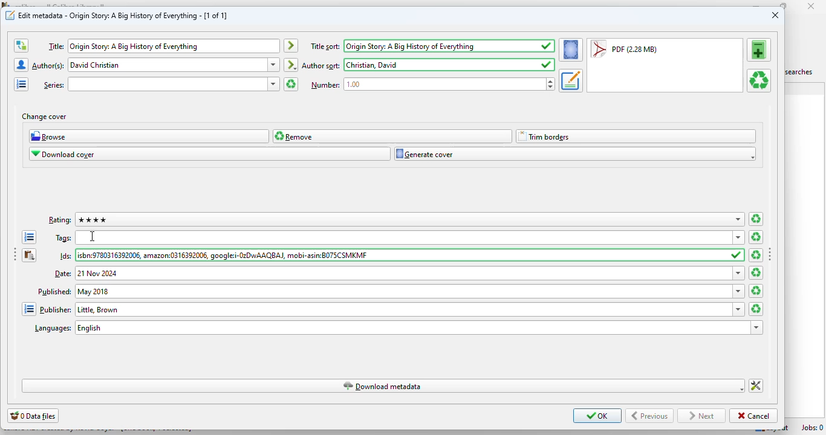  What do you see at coordinates (597, 416) in the screenshot?
I see `OK` at bounding box center [597, 416].